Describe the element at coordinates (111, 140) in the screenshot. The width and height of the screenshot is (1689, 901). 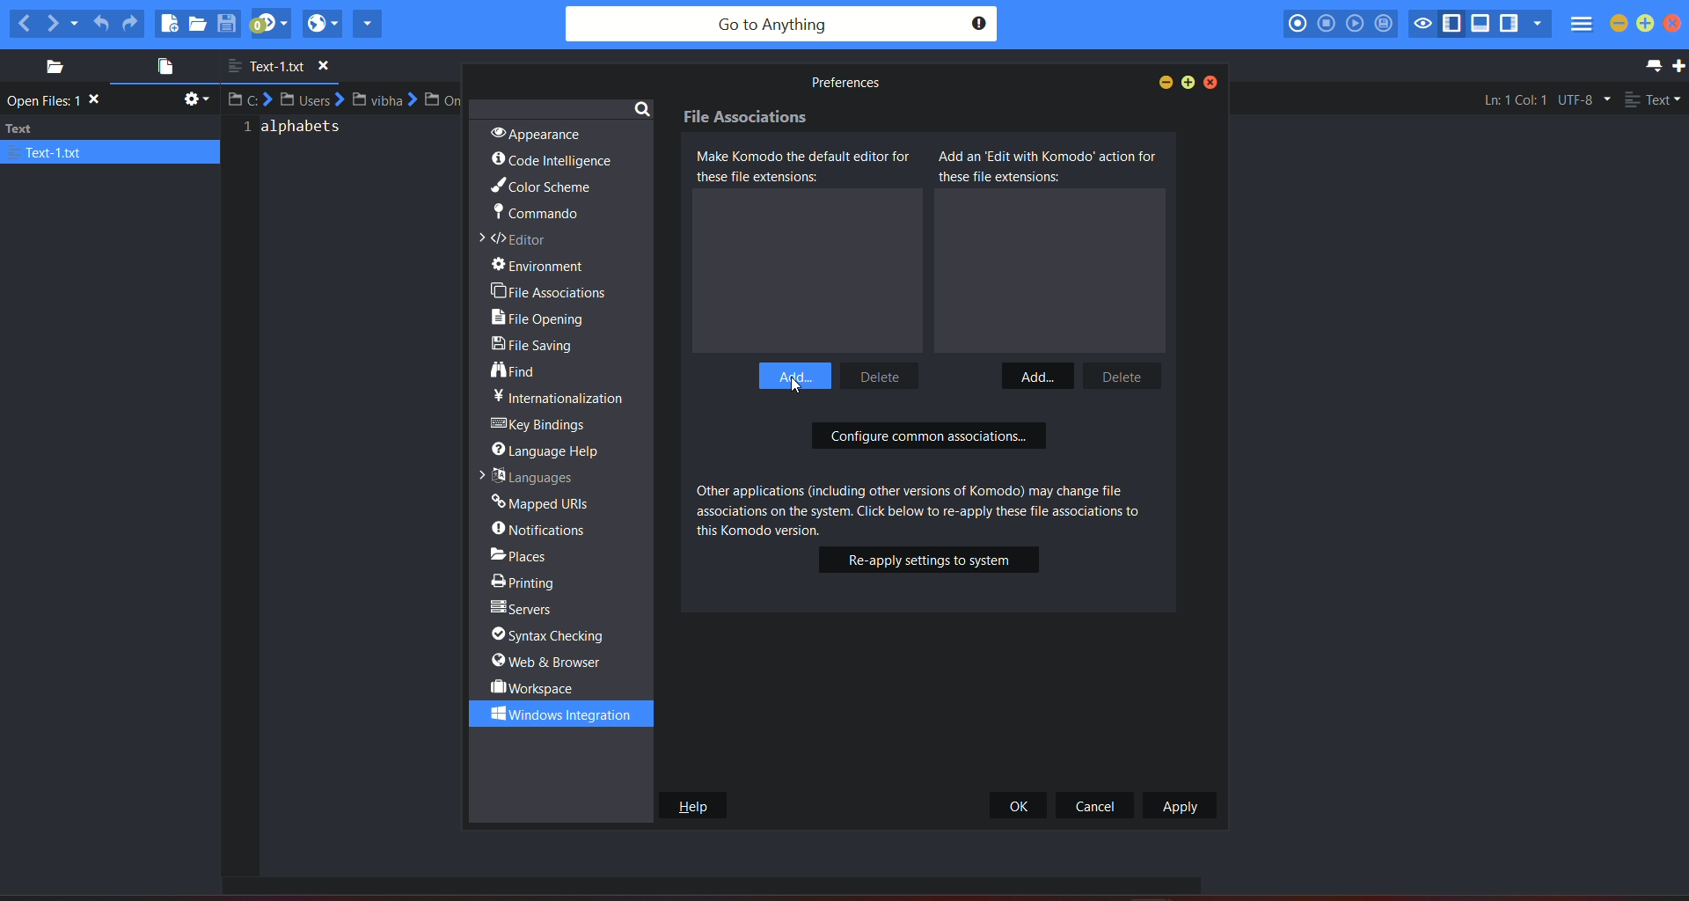
I see `text` at that location.